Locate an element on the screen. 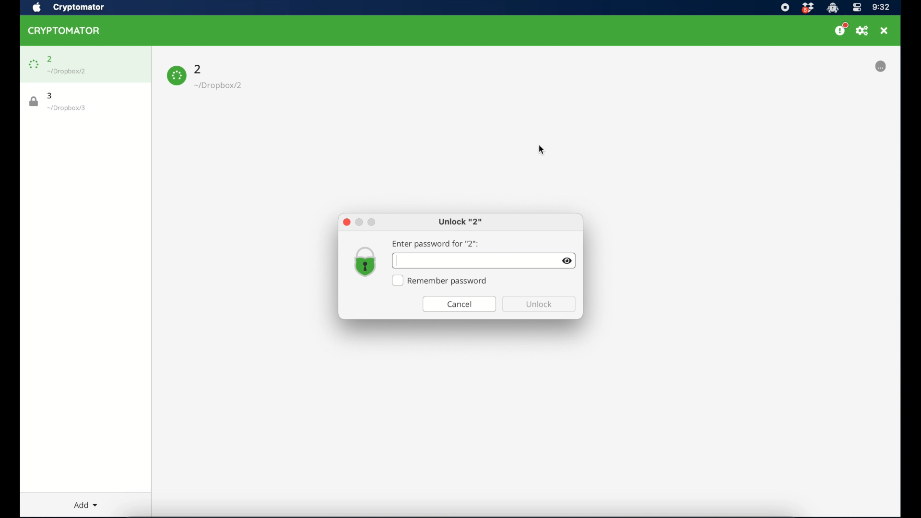 Image resolution: width=921 pixels, height=518 pixels. lock icon is located at coordinates (177, 75).